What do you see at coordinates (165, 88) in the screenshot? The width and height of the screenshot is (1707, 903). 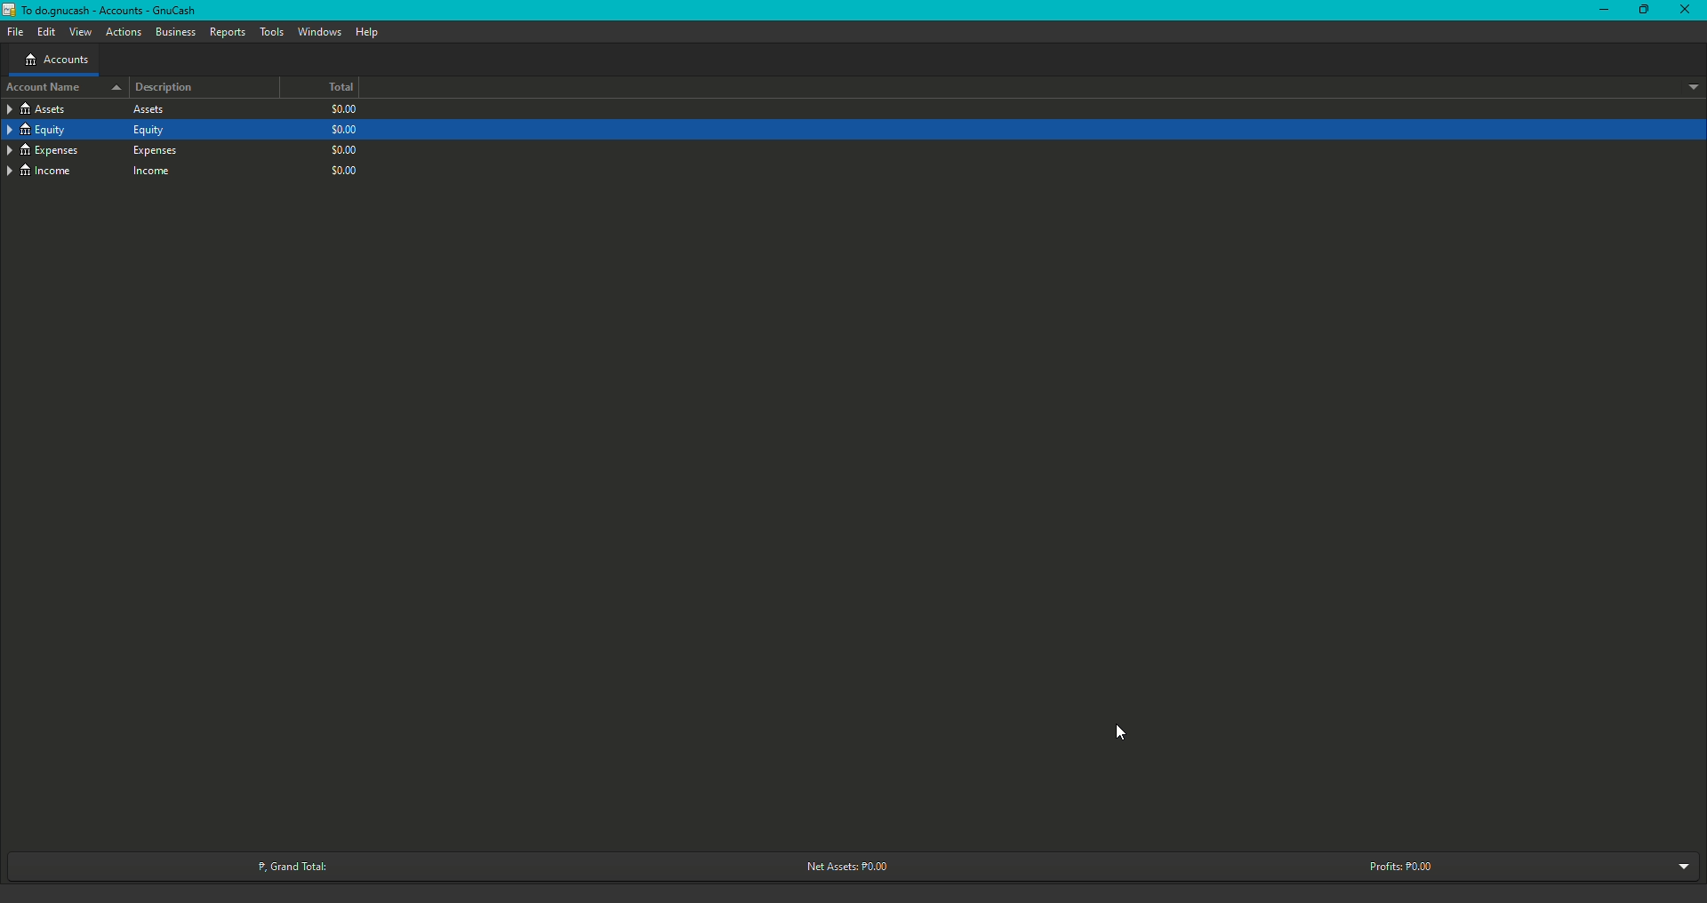 I see `Description` at bounding box center [165, 88].